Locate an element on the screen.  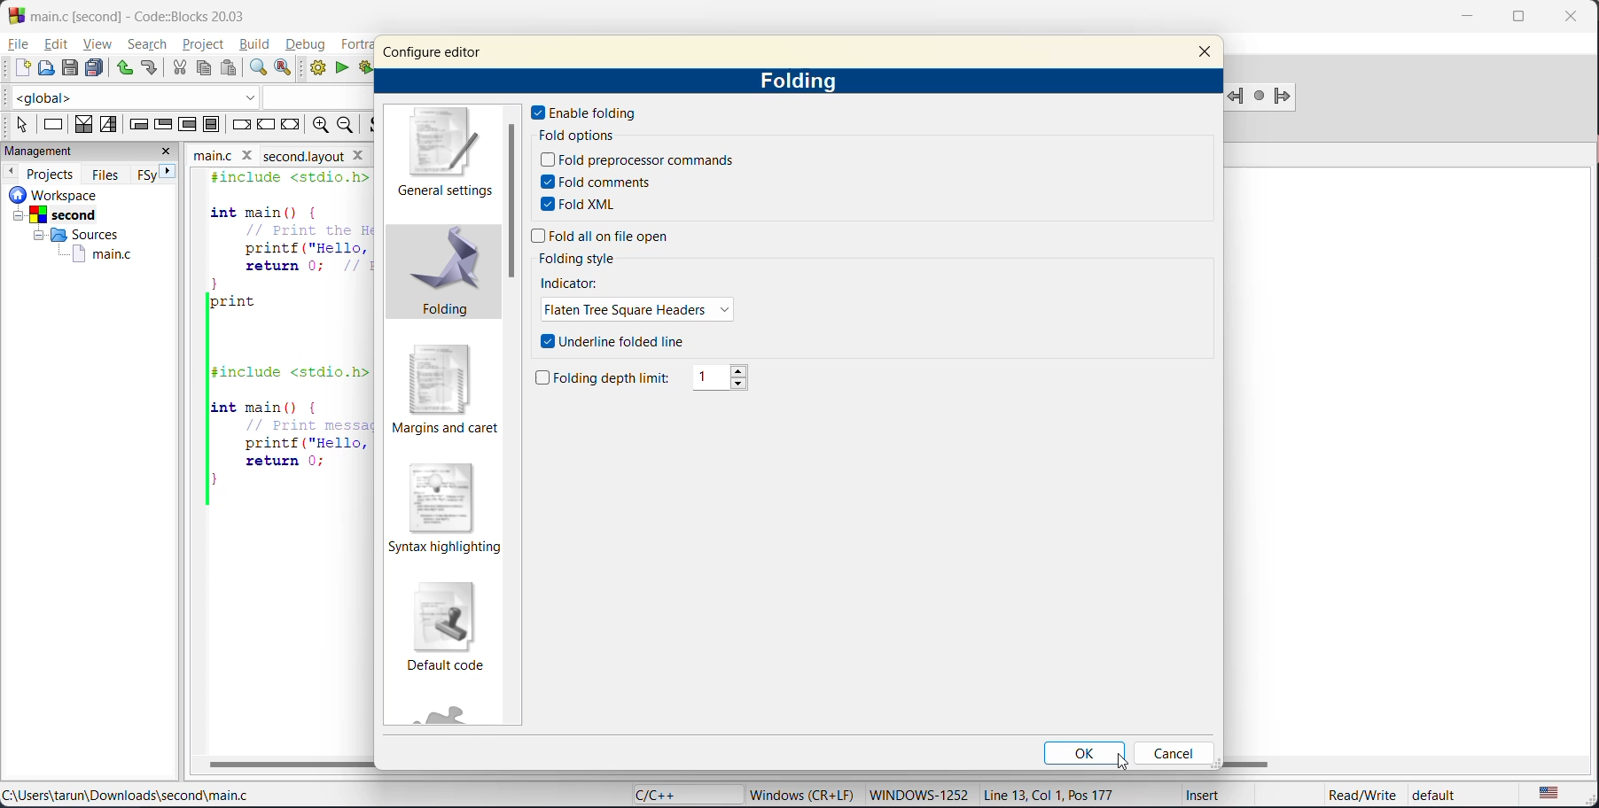
file location is located at coordinates (128, 797).